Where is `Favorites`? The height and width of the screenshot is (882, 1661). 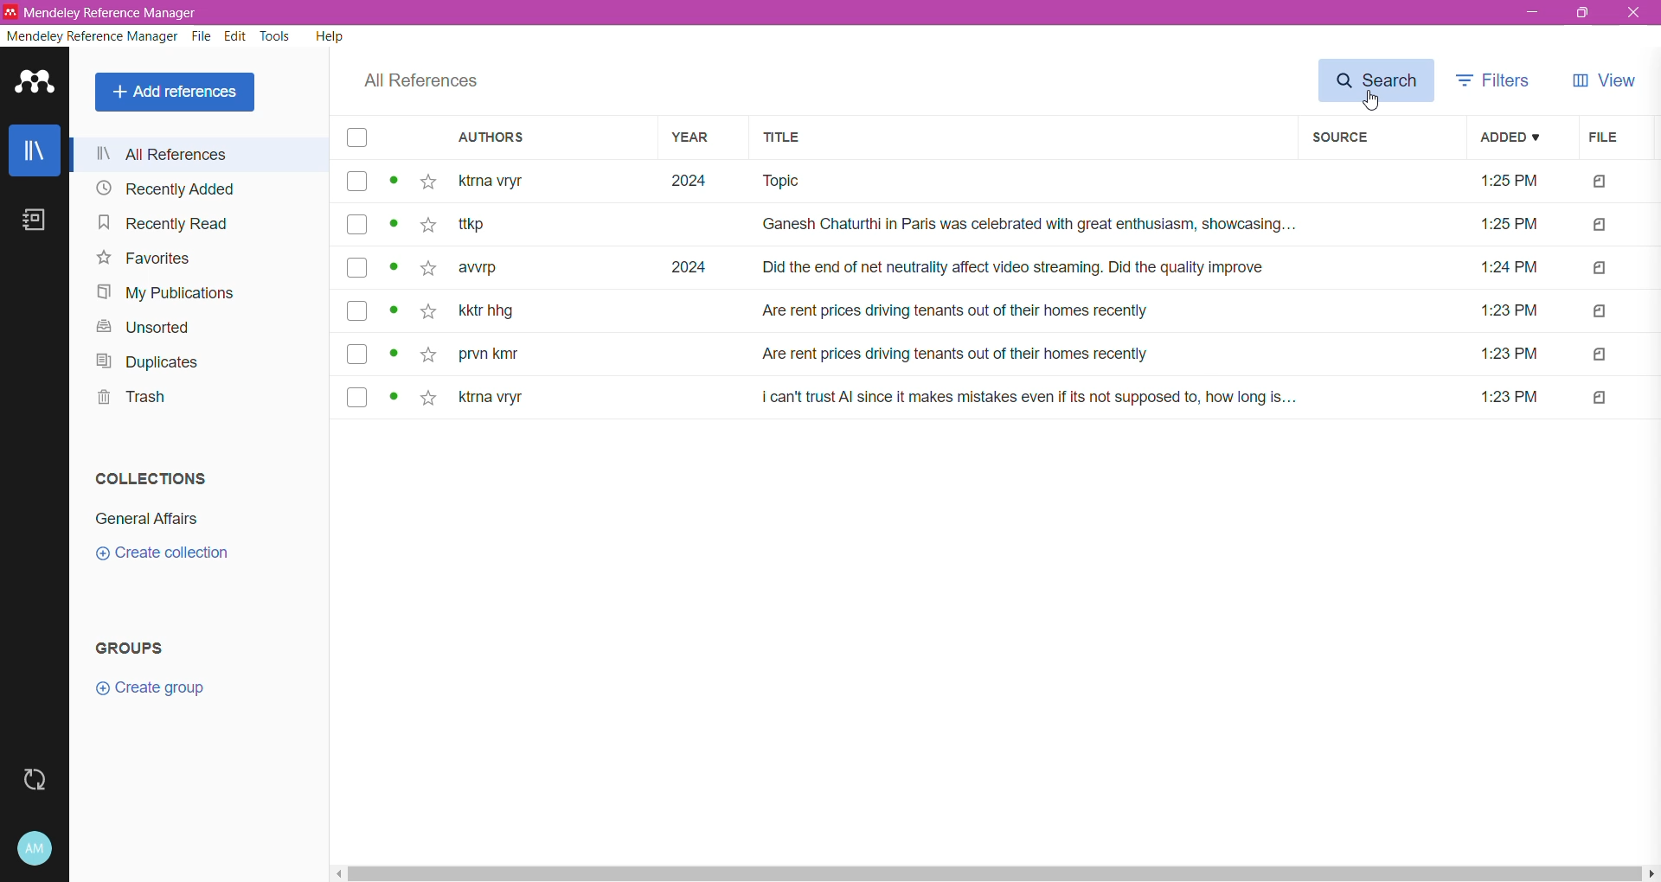
Favorites is located at coordinates (142, 259).